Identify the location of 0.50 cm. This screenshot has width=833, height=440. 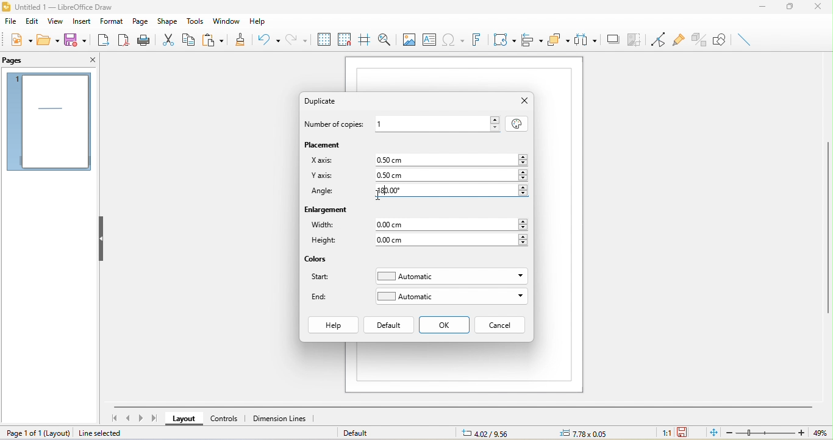
(451, 176).